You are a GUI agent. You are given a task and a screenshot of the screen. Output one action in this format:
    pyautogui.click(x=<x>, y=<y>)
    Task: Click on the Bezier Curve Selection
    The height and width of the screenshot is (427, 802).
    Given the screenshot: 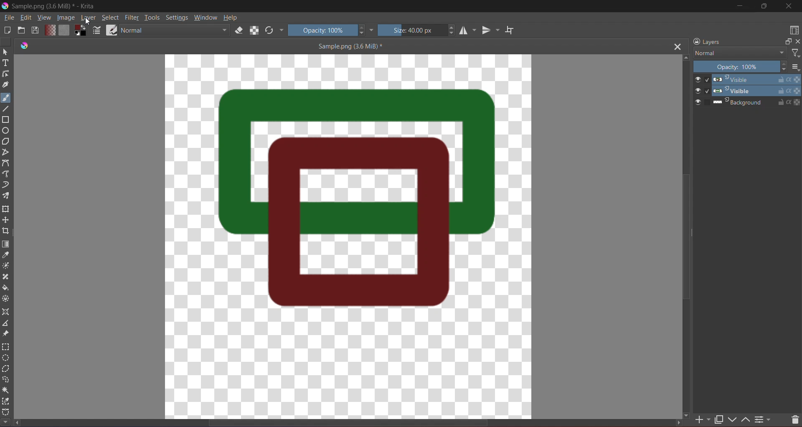 What is the action you would take?
    pyautogui.click(x=6, y=411)
    